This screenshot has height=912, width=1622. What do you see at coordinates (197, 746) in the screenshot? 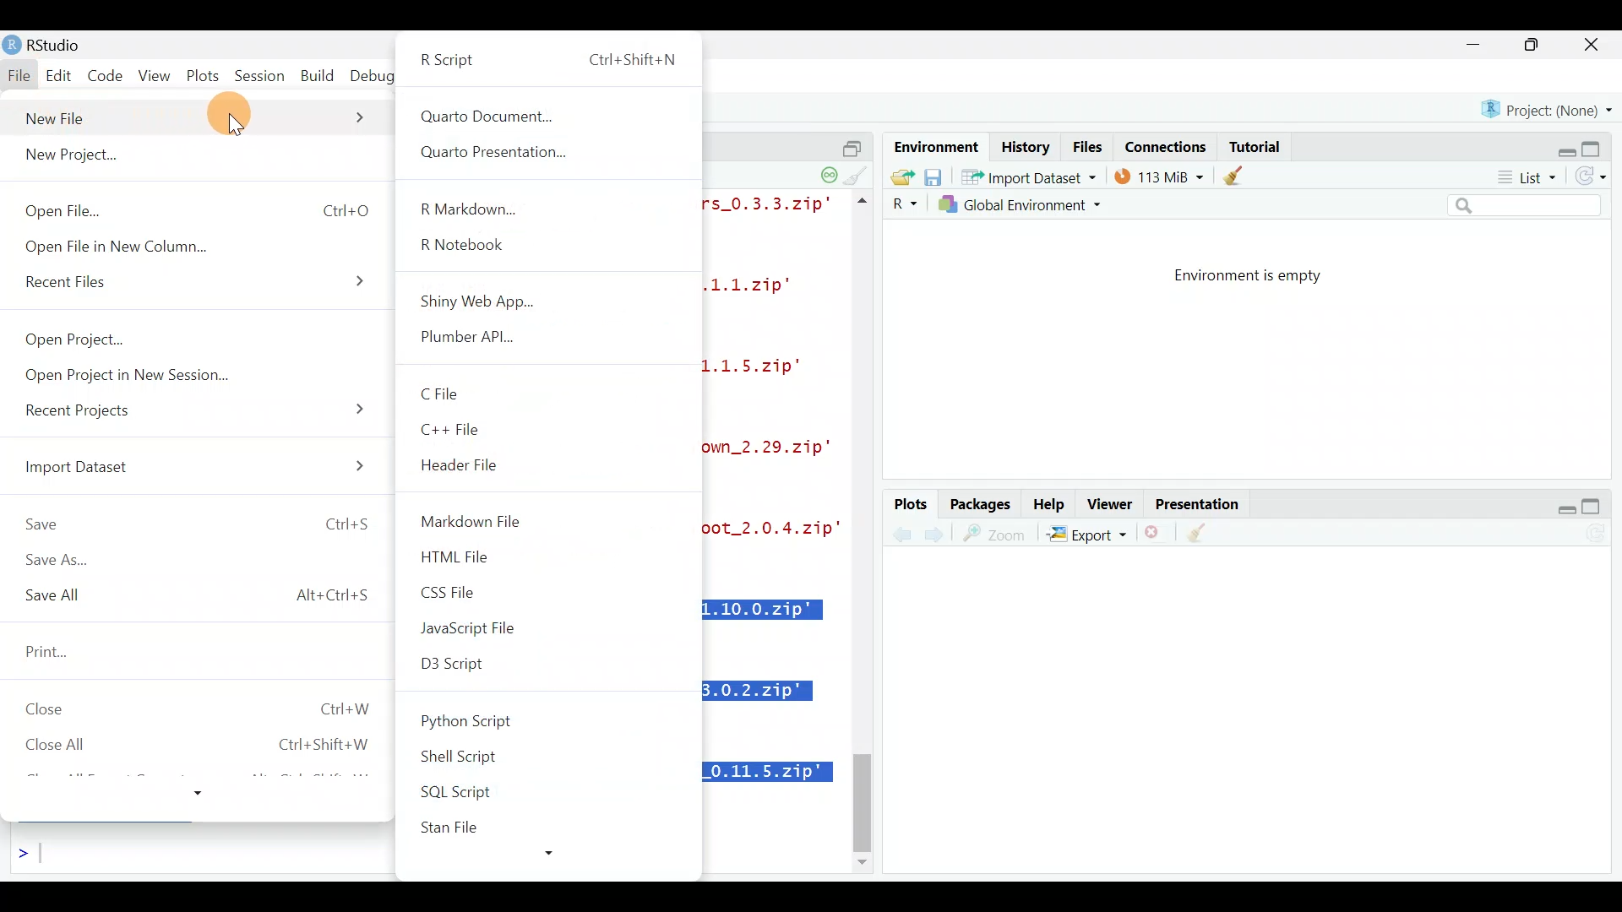
I see `Close All Ctrl+Shift+W` at bounding box center [197, 746].